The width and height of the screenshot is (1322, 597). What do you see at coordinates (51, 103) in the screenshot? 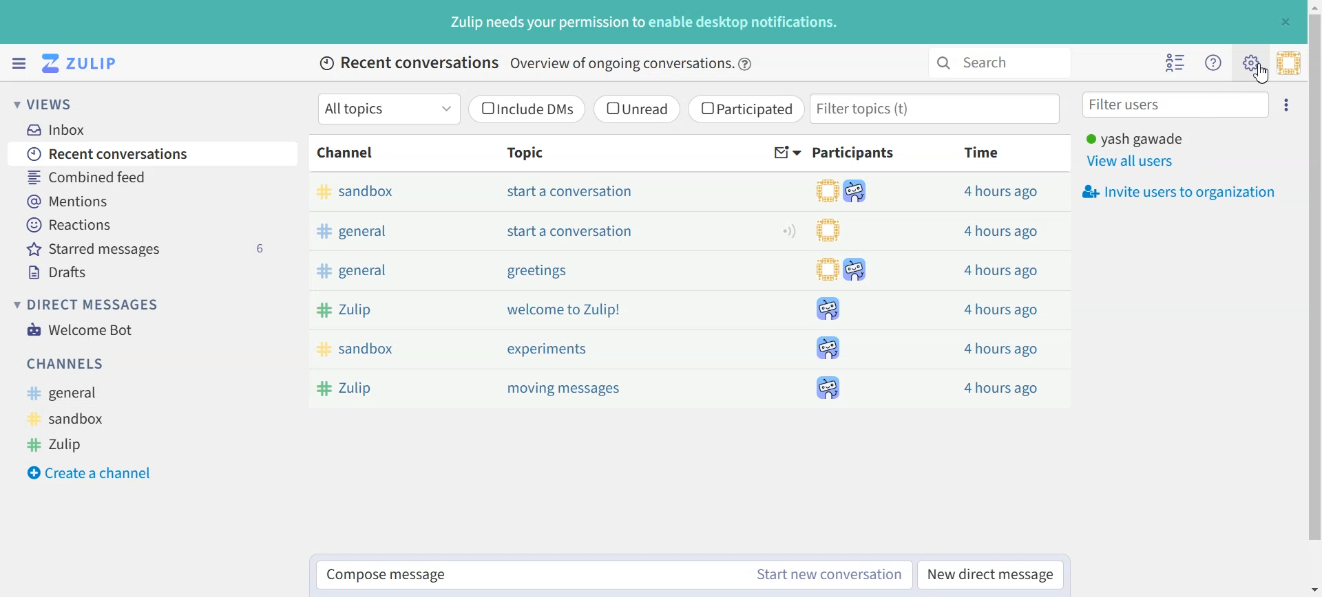
I see `Views` at bounding box center [51, 103].